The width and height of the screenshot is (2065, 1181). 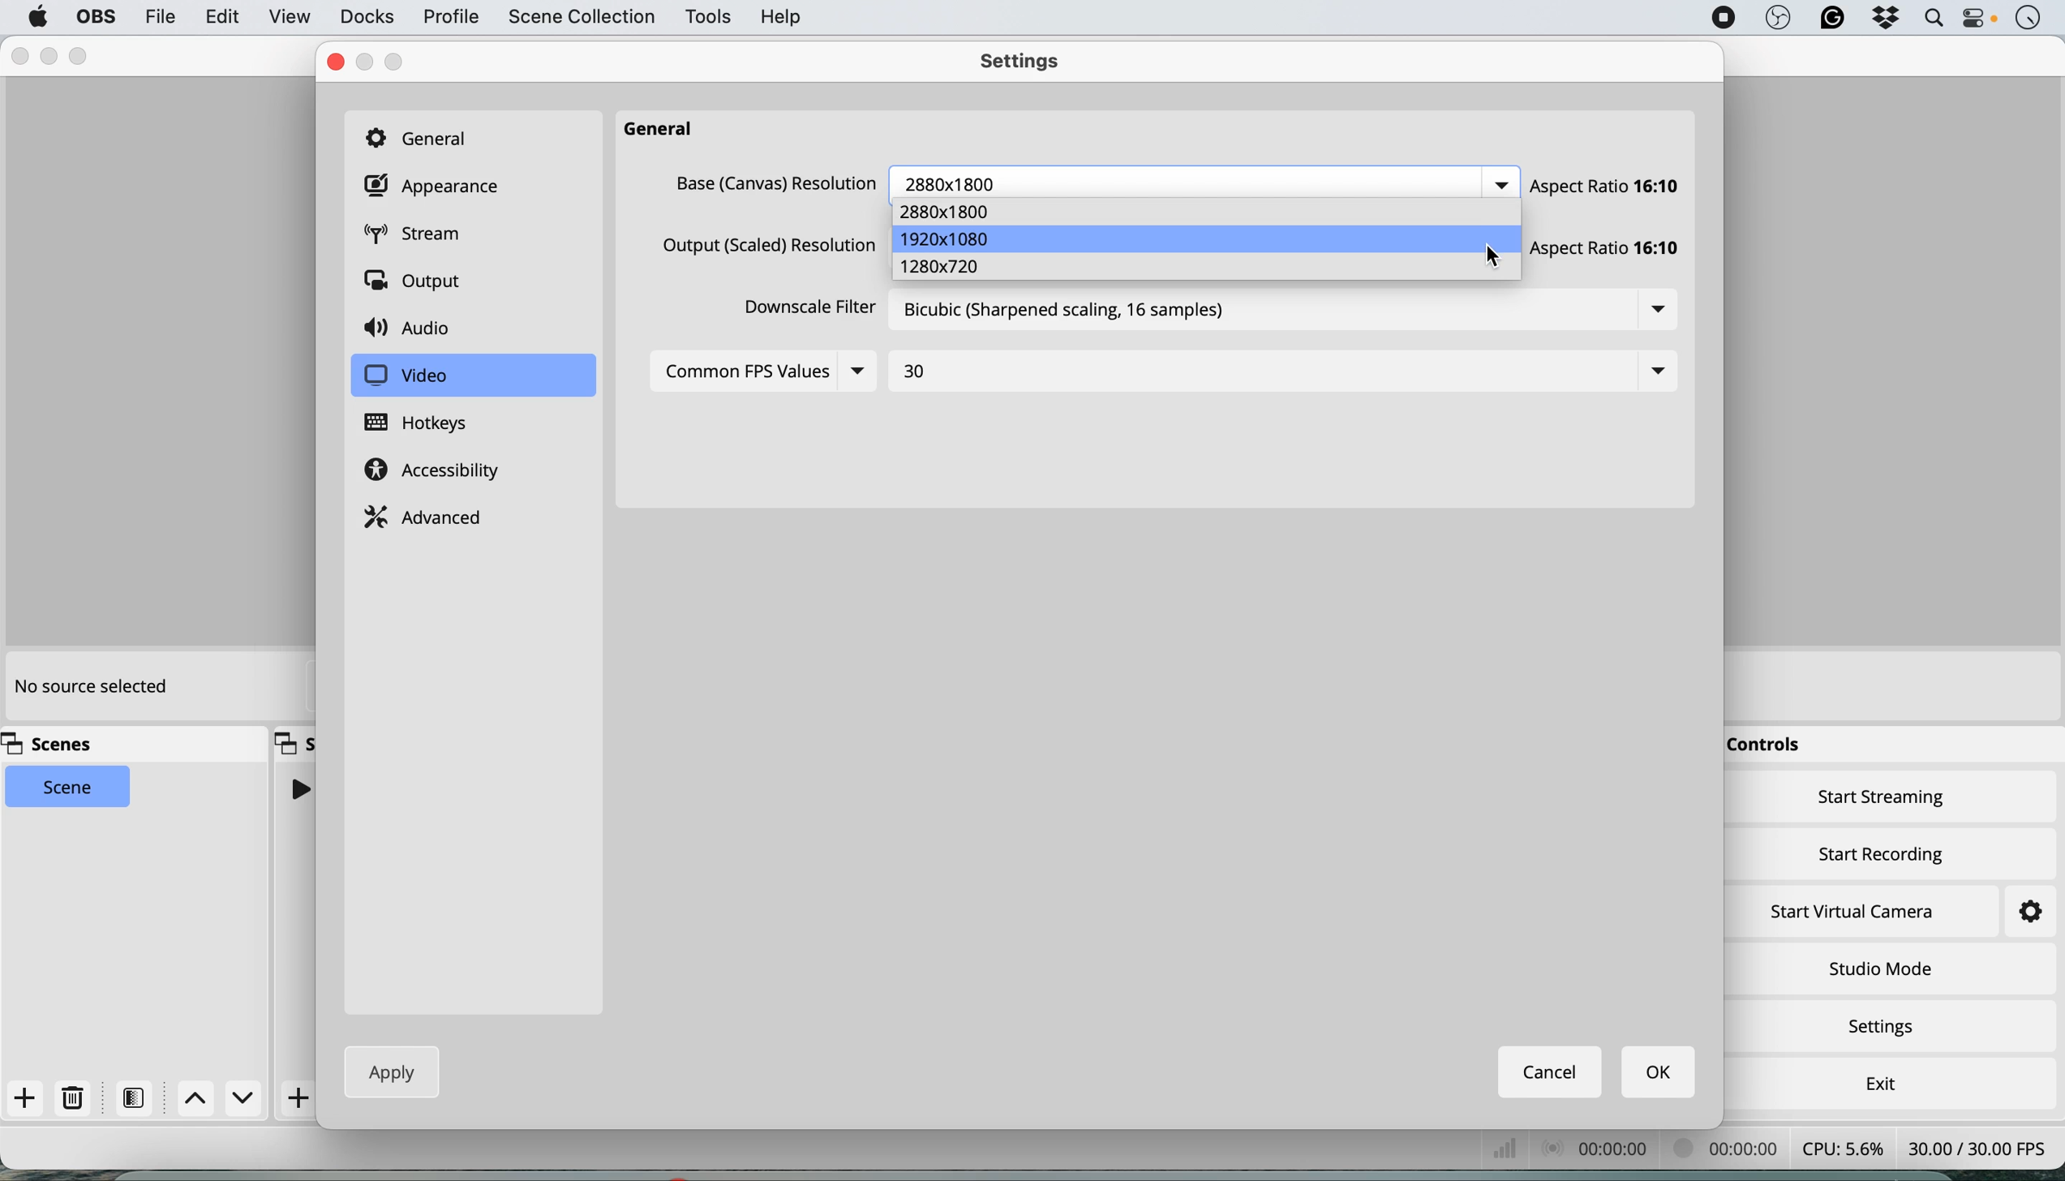 I want to click on video, so click(x=406, y=376).